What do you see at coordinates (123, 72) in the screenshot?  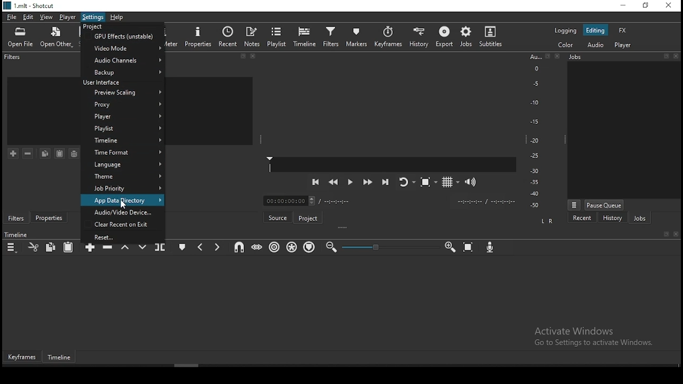 I see `backup` at bounding box center [123, 72].